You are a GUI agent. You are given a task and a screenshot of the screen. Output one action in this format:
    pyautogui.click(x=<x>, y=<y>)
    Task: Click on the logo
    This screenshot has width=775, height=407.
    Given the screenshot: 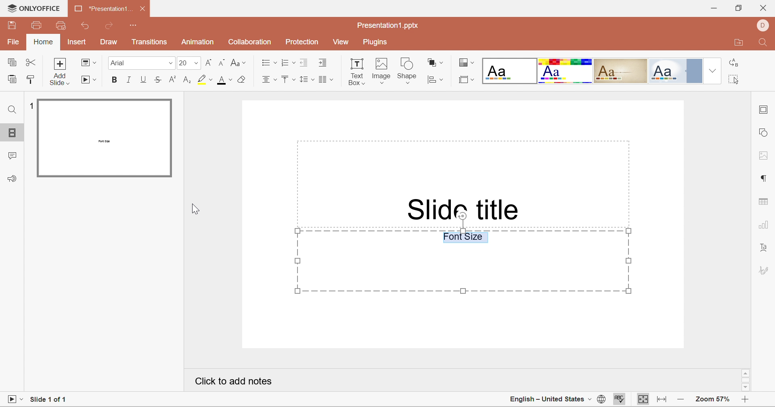 What is the action you would take?
    pyautogui.click(x=9, y=8)
    